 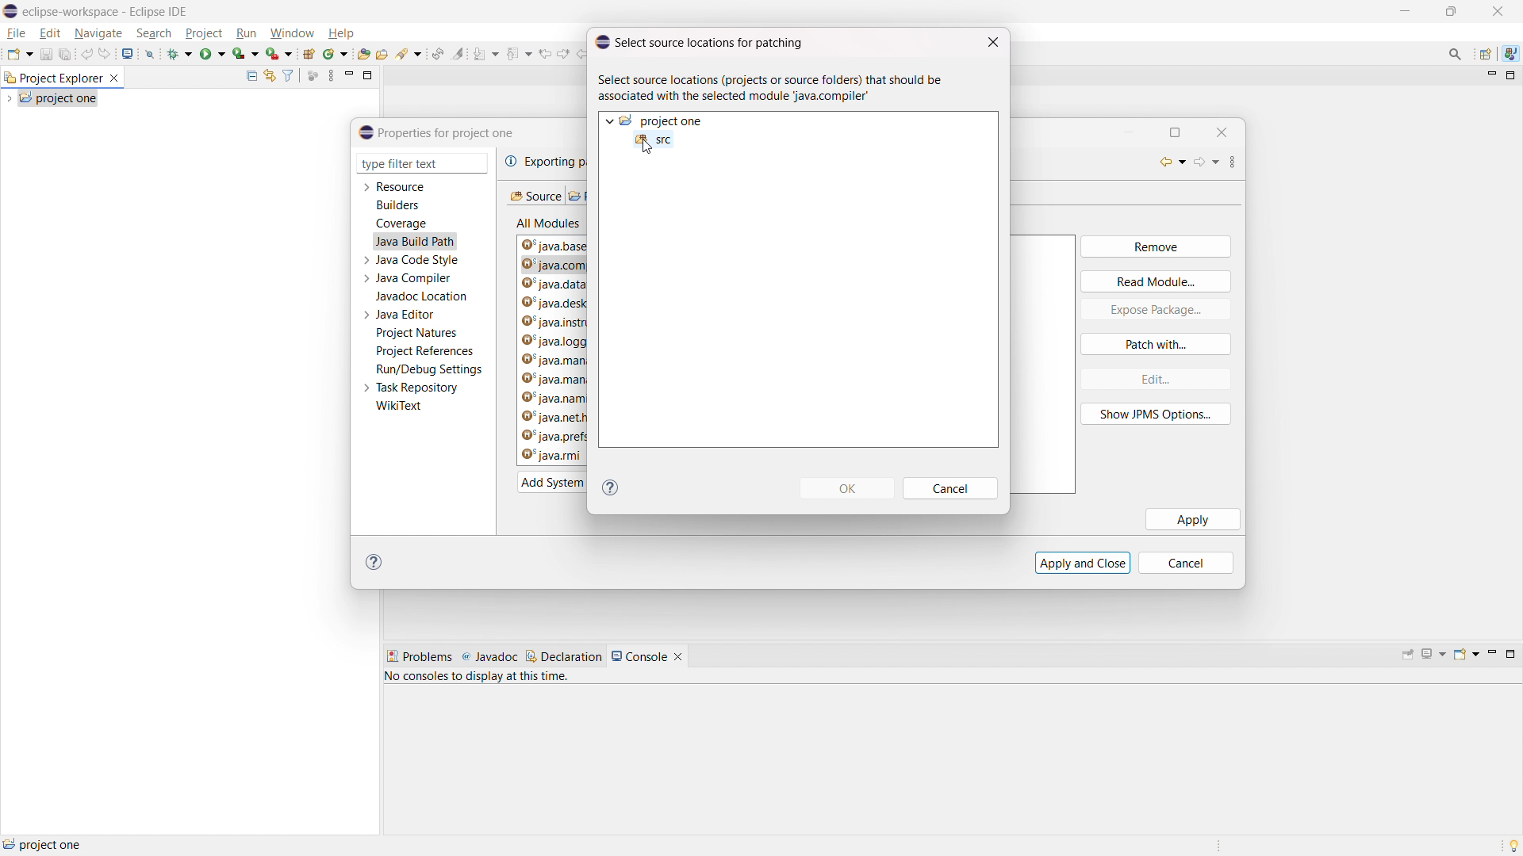 I want to click on debug, so click(x=180, y=52).